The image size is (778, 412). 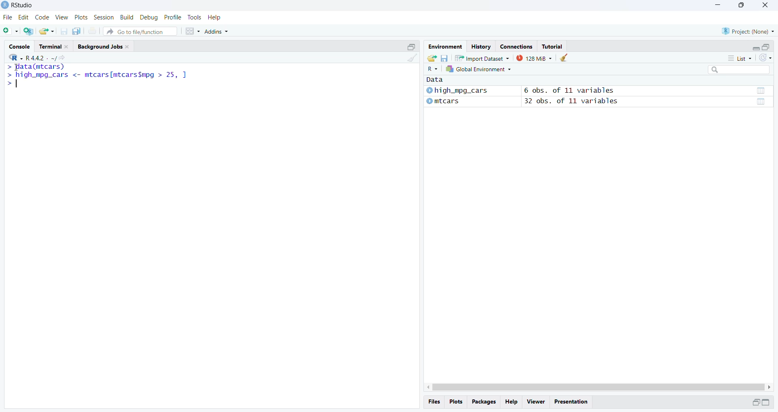 What do you see at coordinates (533, 58) in the screenshot?
I see `125 MiB` at bounding box center [533, 58].